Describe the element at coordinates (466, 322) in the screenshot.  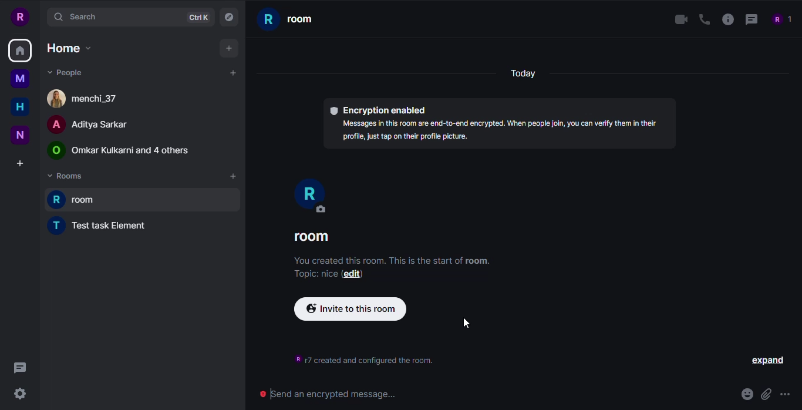
I see `cursor` at that location.